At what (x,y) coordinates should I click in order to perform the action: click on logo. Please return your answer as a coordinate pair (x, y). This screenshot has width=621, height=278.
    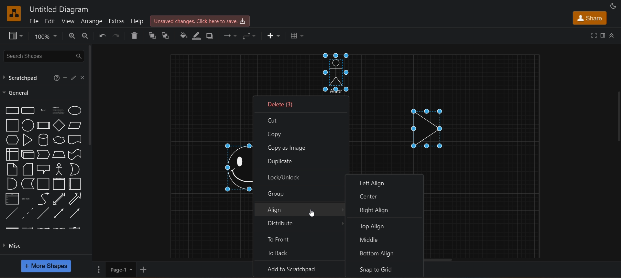
    Looking at the image, I should click on (14, 13).